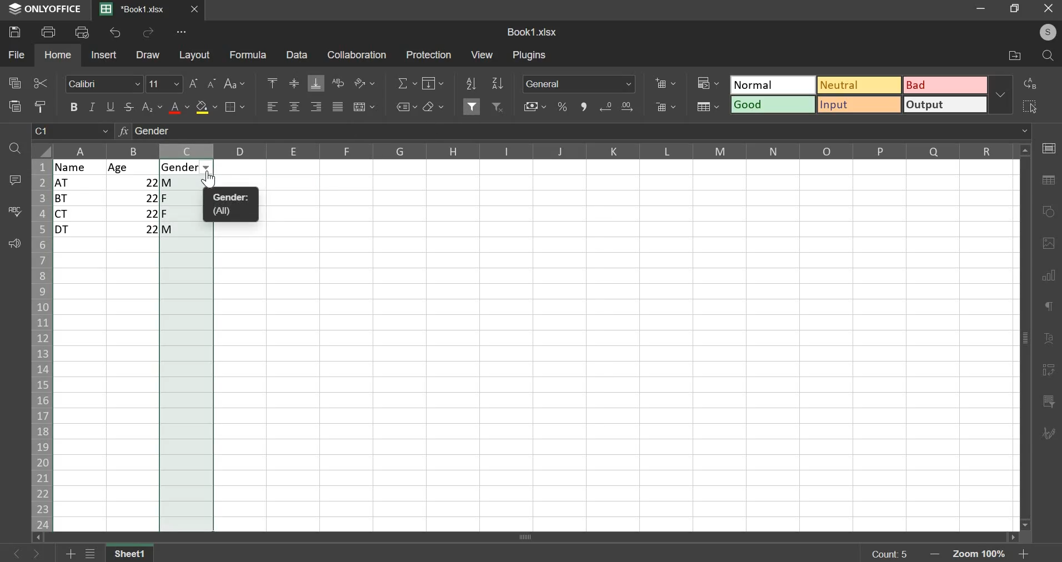 The height and width of the screenshot is (562, 1062). Describe the element at coordinates (41, 106) in the screenshot. I see `copy style` at that location.